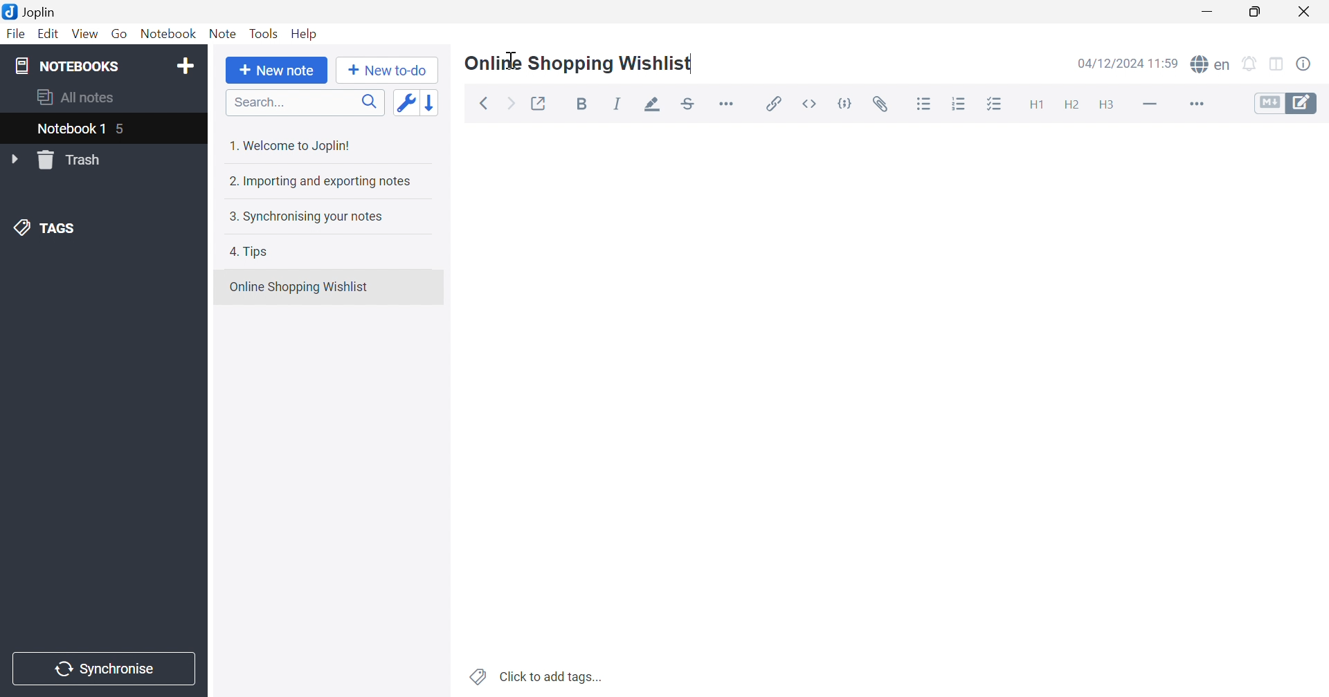 The width and height of the screenshot is (1329, 697). I want to click on Bulleted list, so click(925, 106).